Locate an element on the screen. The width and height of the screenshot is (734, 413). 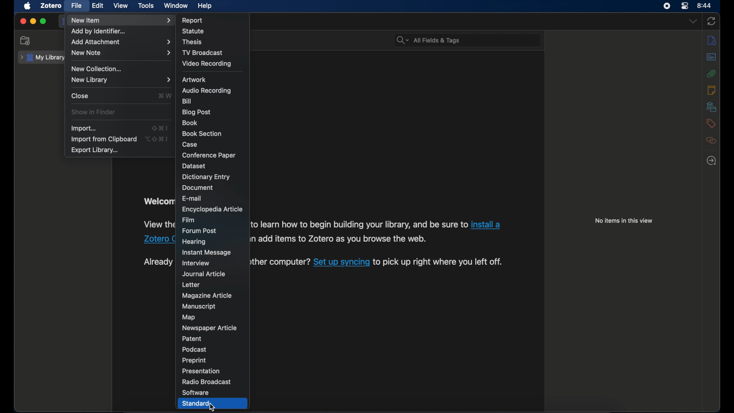
magazine article is located at coordinates (206, 296).